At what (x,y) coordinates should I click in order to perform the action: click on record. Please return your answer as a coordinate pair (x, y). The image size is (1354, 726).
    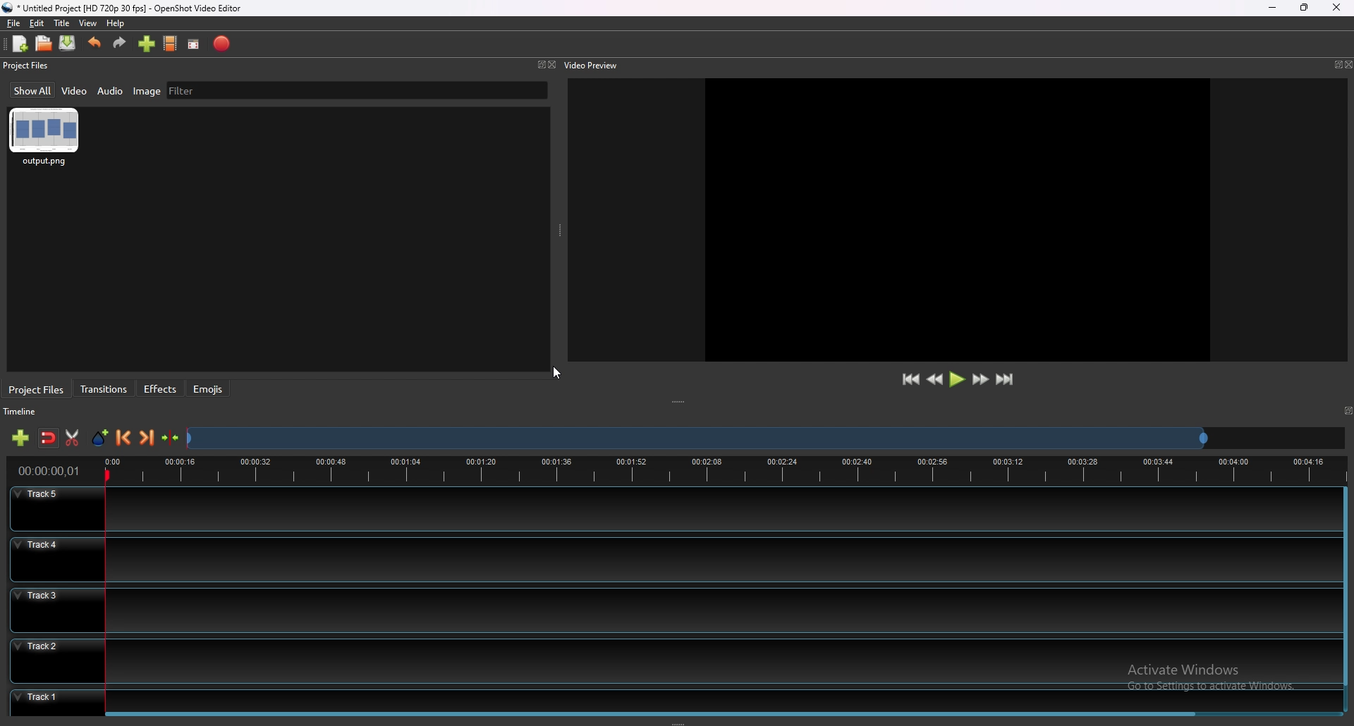
    Looking at the image, I should click on (224, 43).